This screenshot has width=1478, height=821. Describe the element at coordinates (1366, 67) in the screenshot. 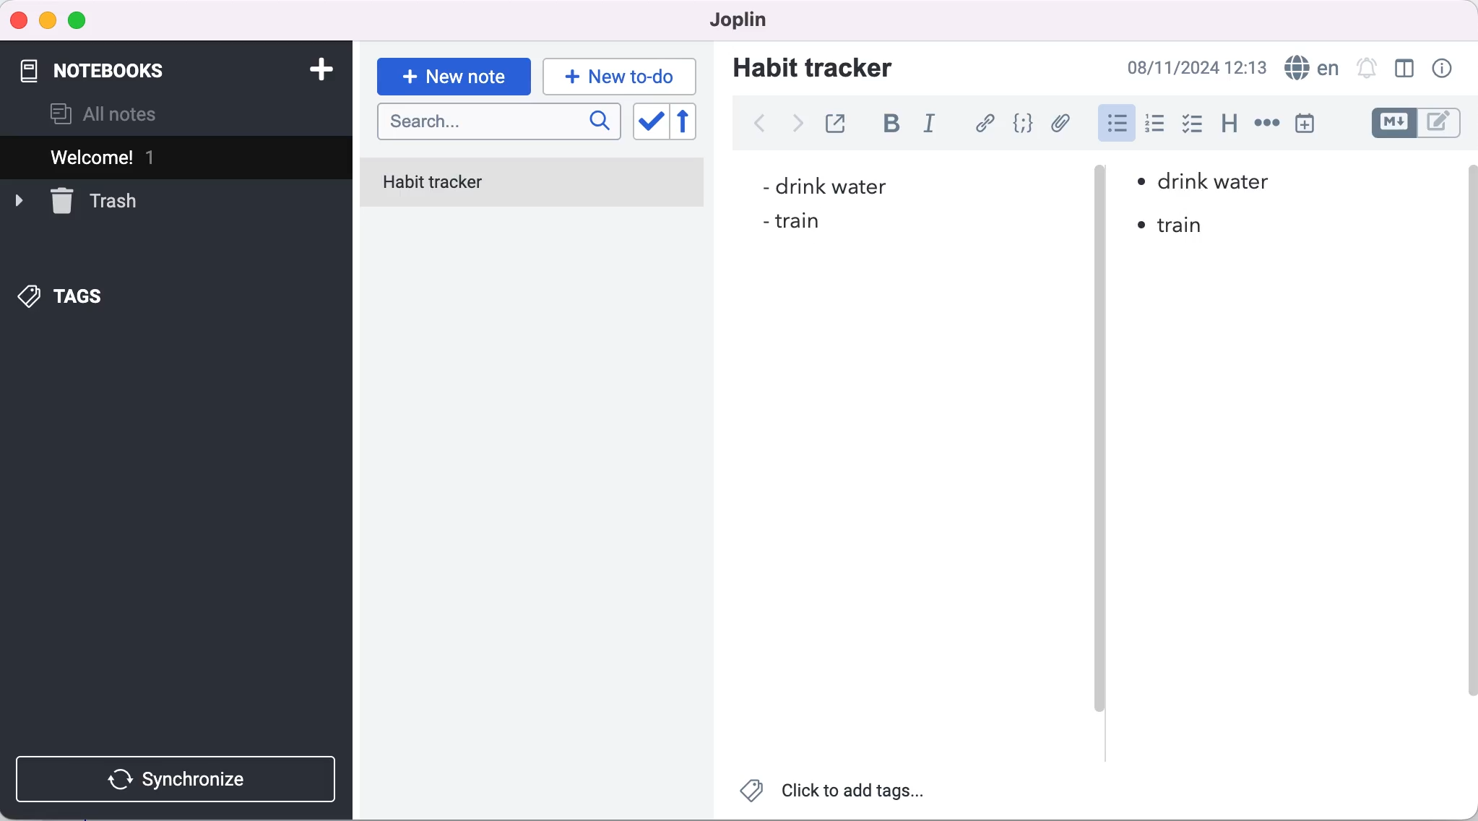

I see `set alarm` at that location.